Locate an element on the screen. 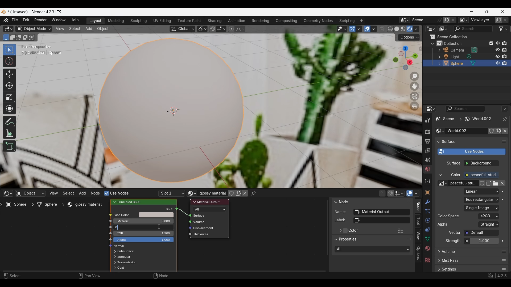  Rotate is located at coordinates (9, 85).